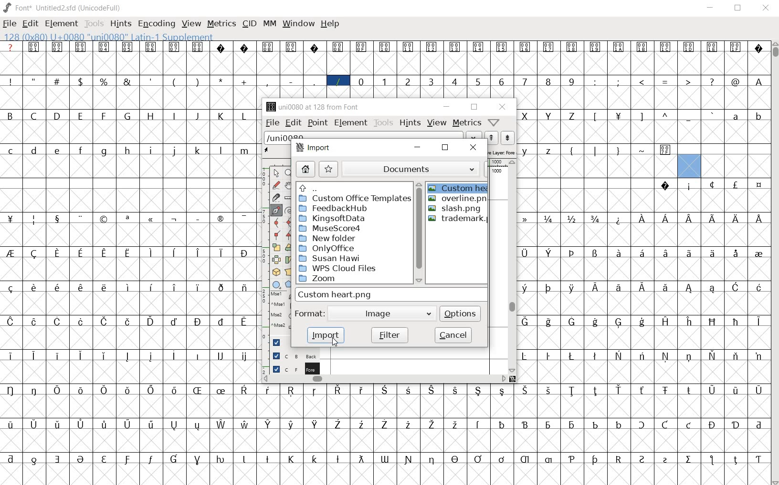 This screenshot has width=779, height=485. I want to click on glyph, so click(595, 425).